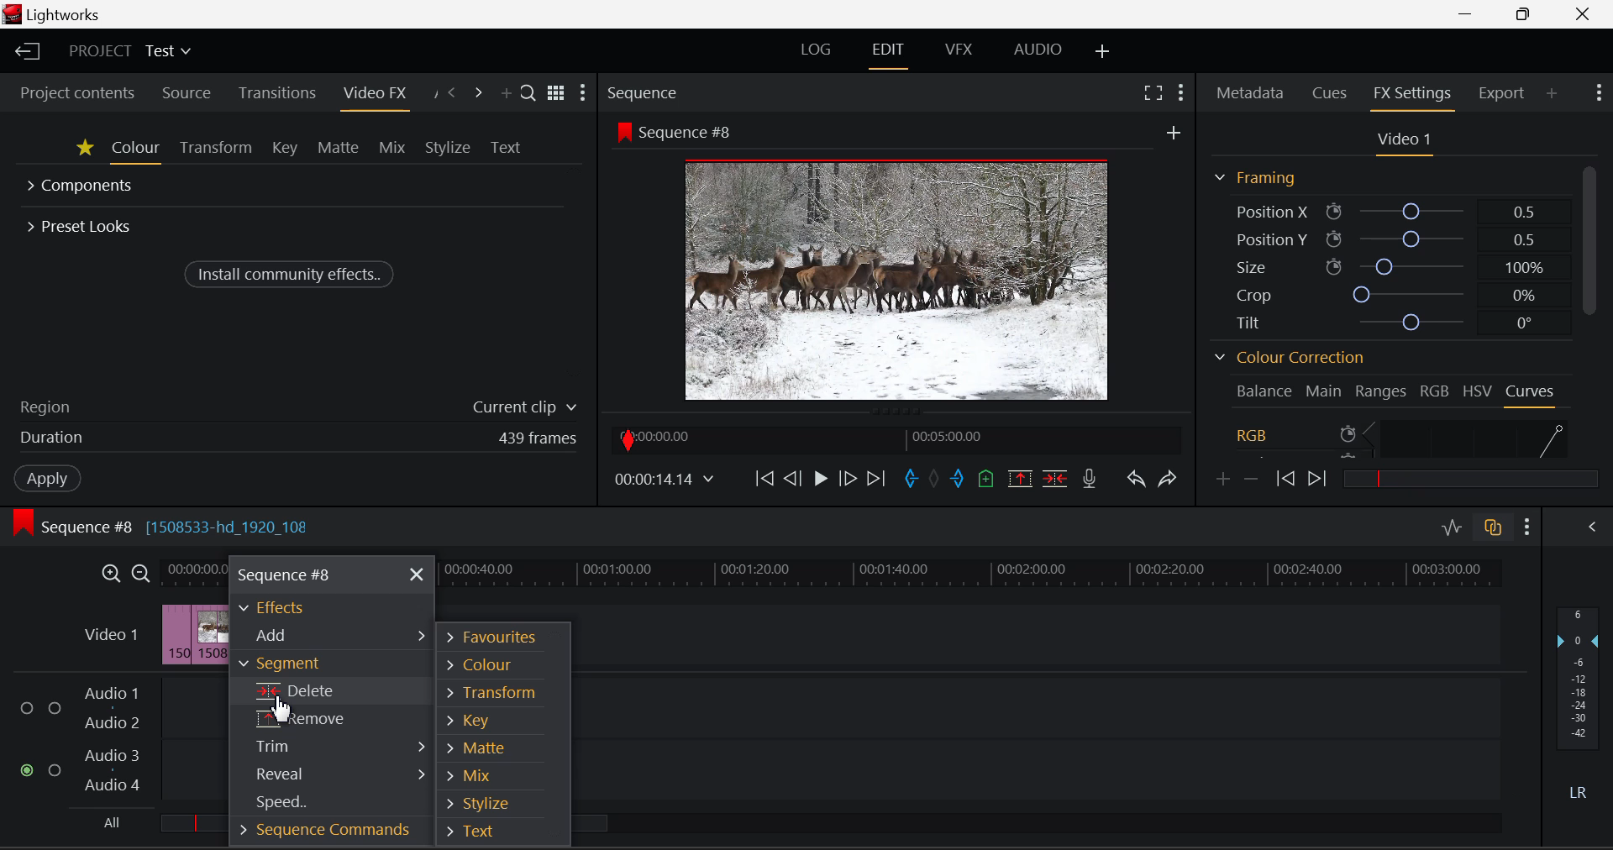  I want to click on Remove keyframe, so click(1252, 480).